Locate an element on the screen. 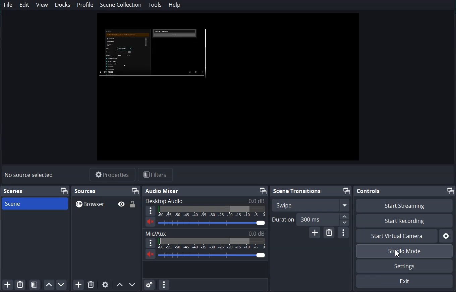  Maximize is located at coordinates (451, 191).